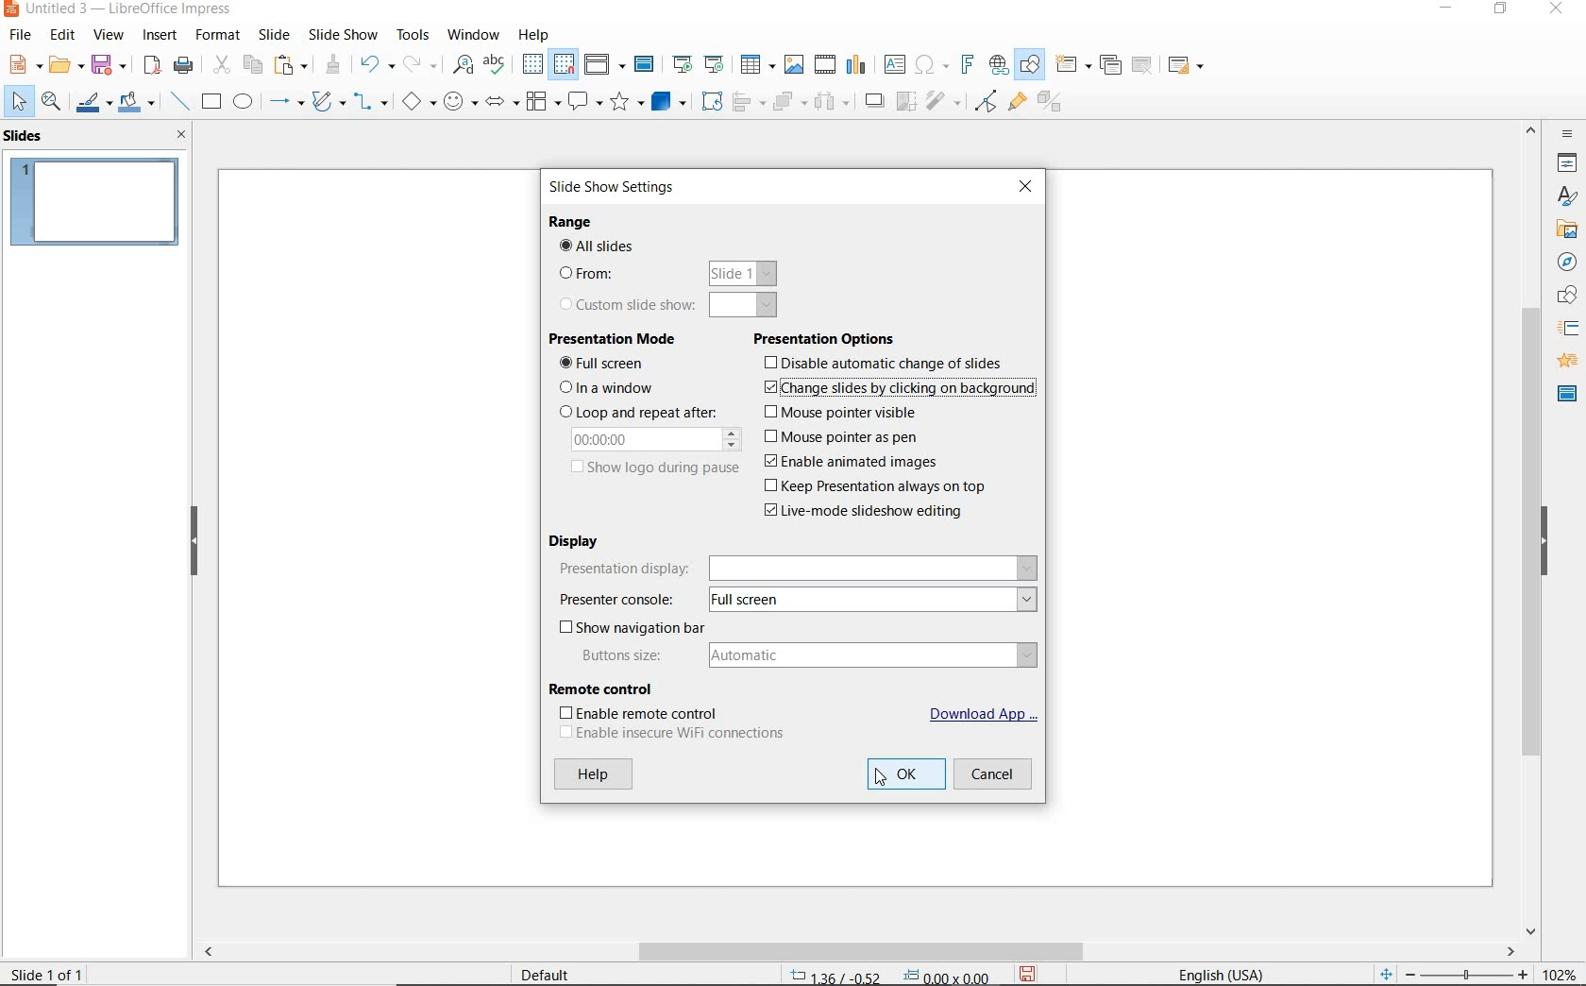 The width and height of the screenshot is (1586, 986). I want to click on FROM, so click(666, 273).